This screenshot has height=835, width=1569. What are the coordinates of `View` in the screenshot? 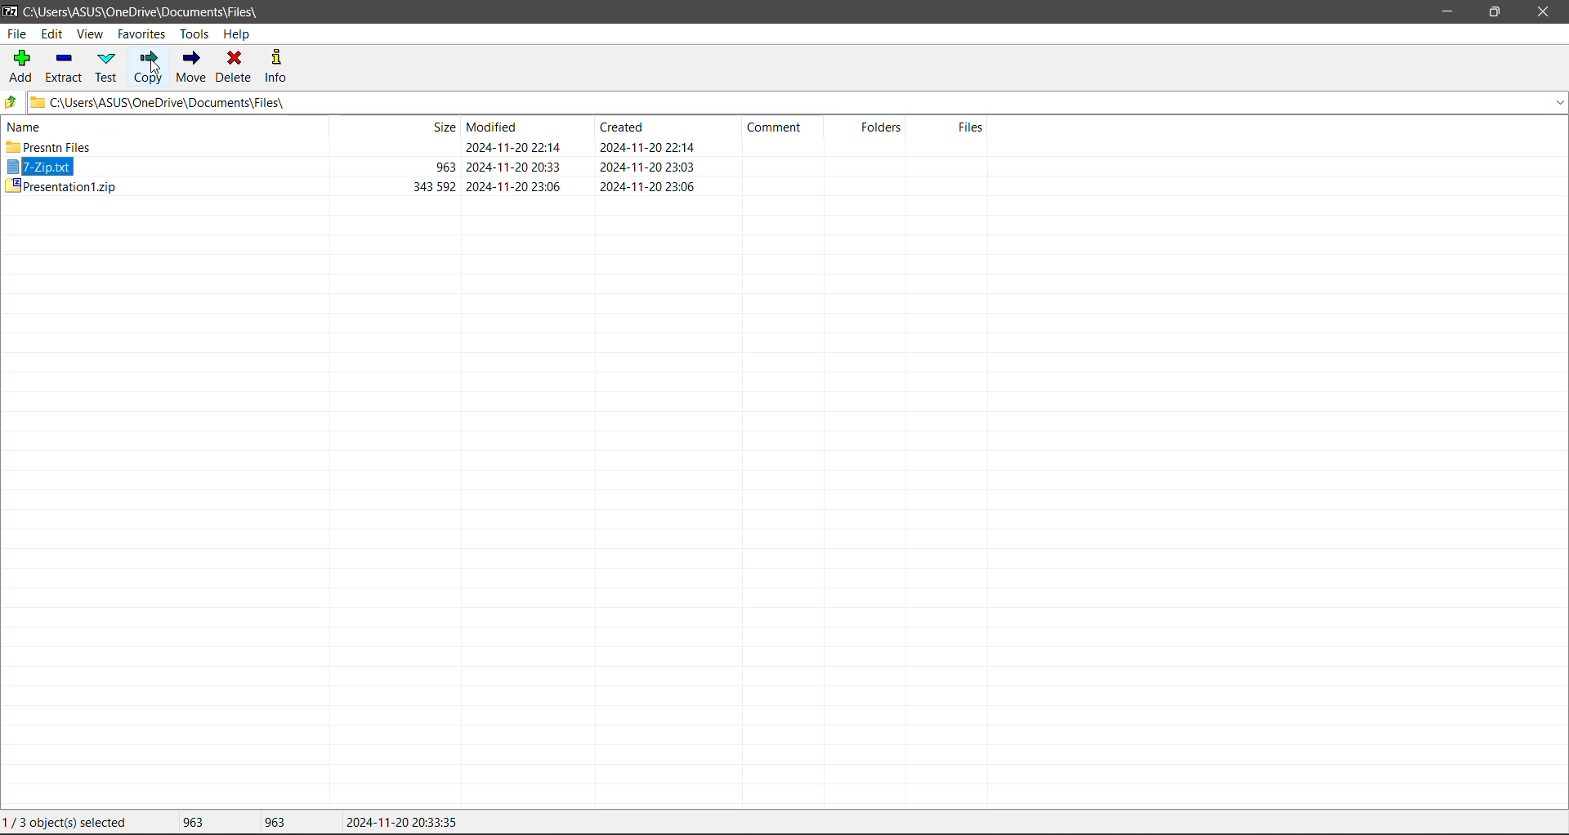 It's located at (91, 35).